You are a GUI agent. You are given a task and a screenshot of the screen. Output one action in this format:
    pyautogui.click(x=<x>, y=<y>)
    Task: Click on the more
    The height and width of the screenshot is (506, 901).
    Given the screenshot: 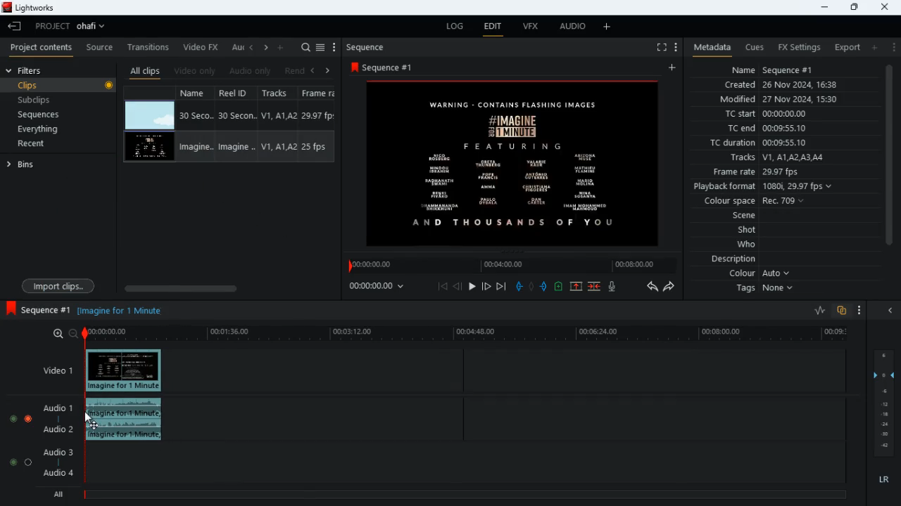 What is the action you would take?
    pyautogui.click(x=860, y=311)
    